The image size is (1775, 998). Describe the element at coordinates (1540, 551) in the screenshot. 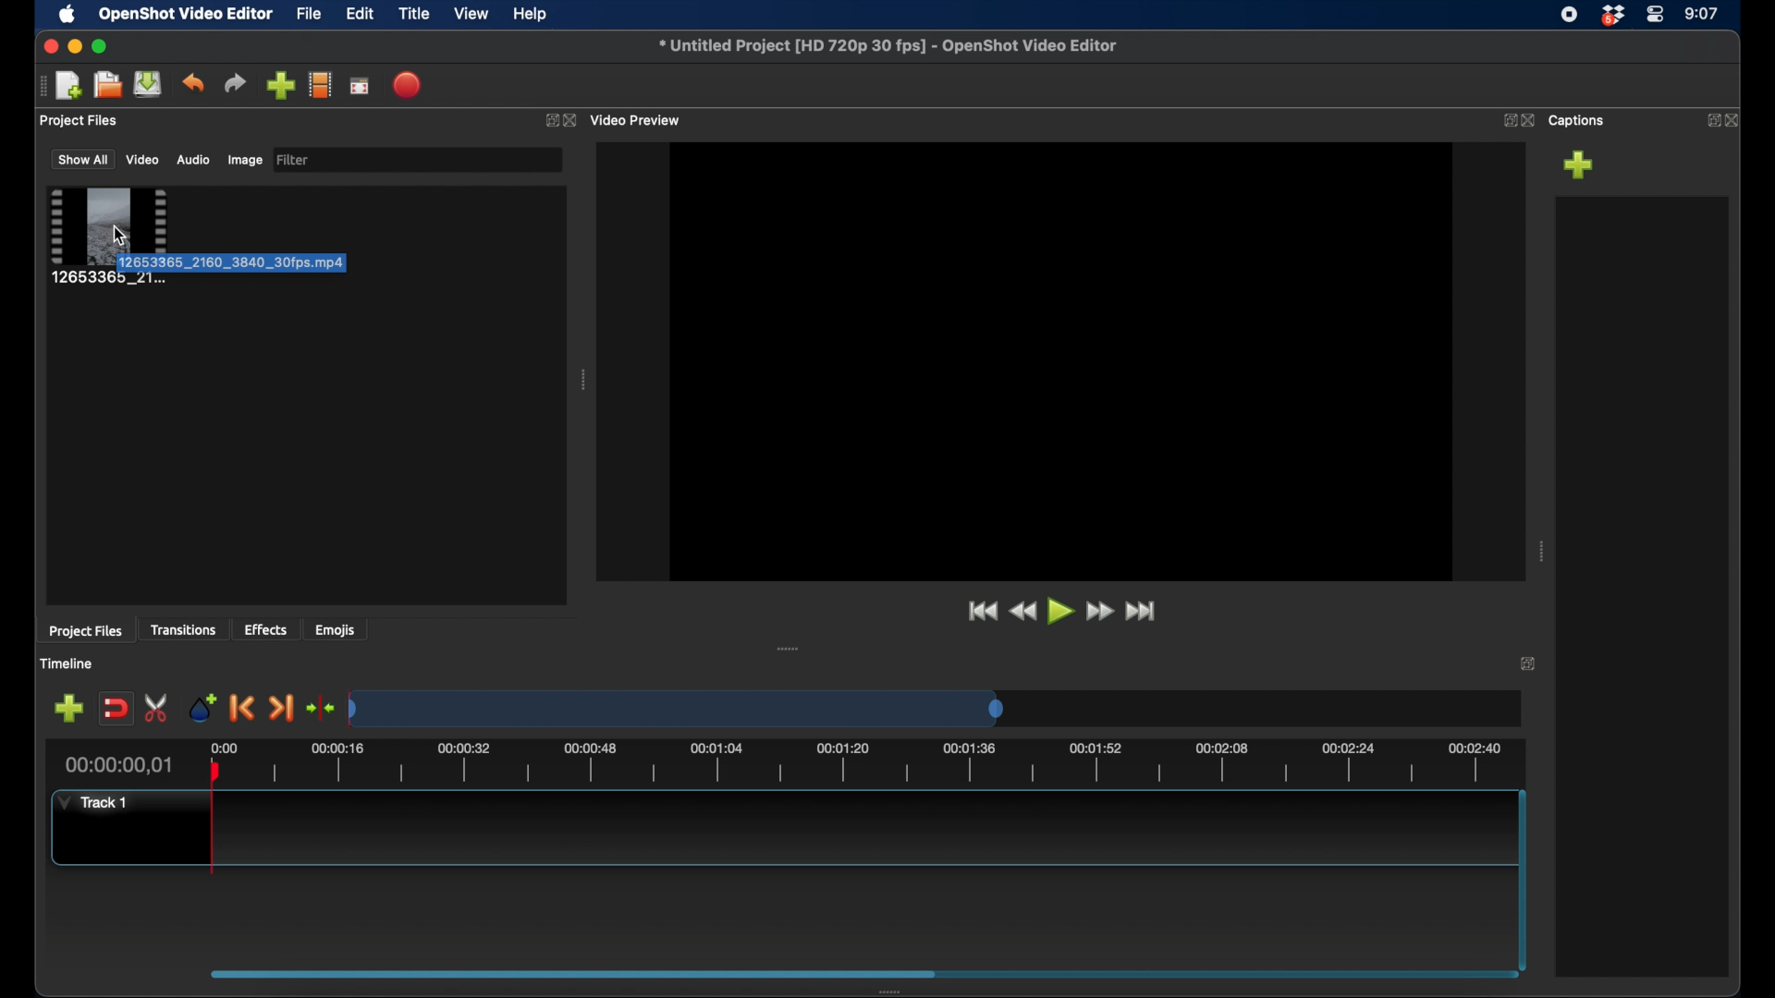

I see `drag handle` at that location.